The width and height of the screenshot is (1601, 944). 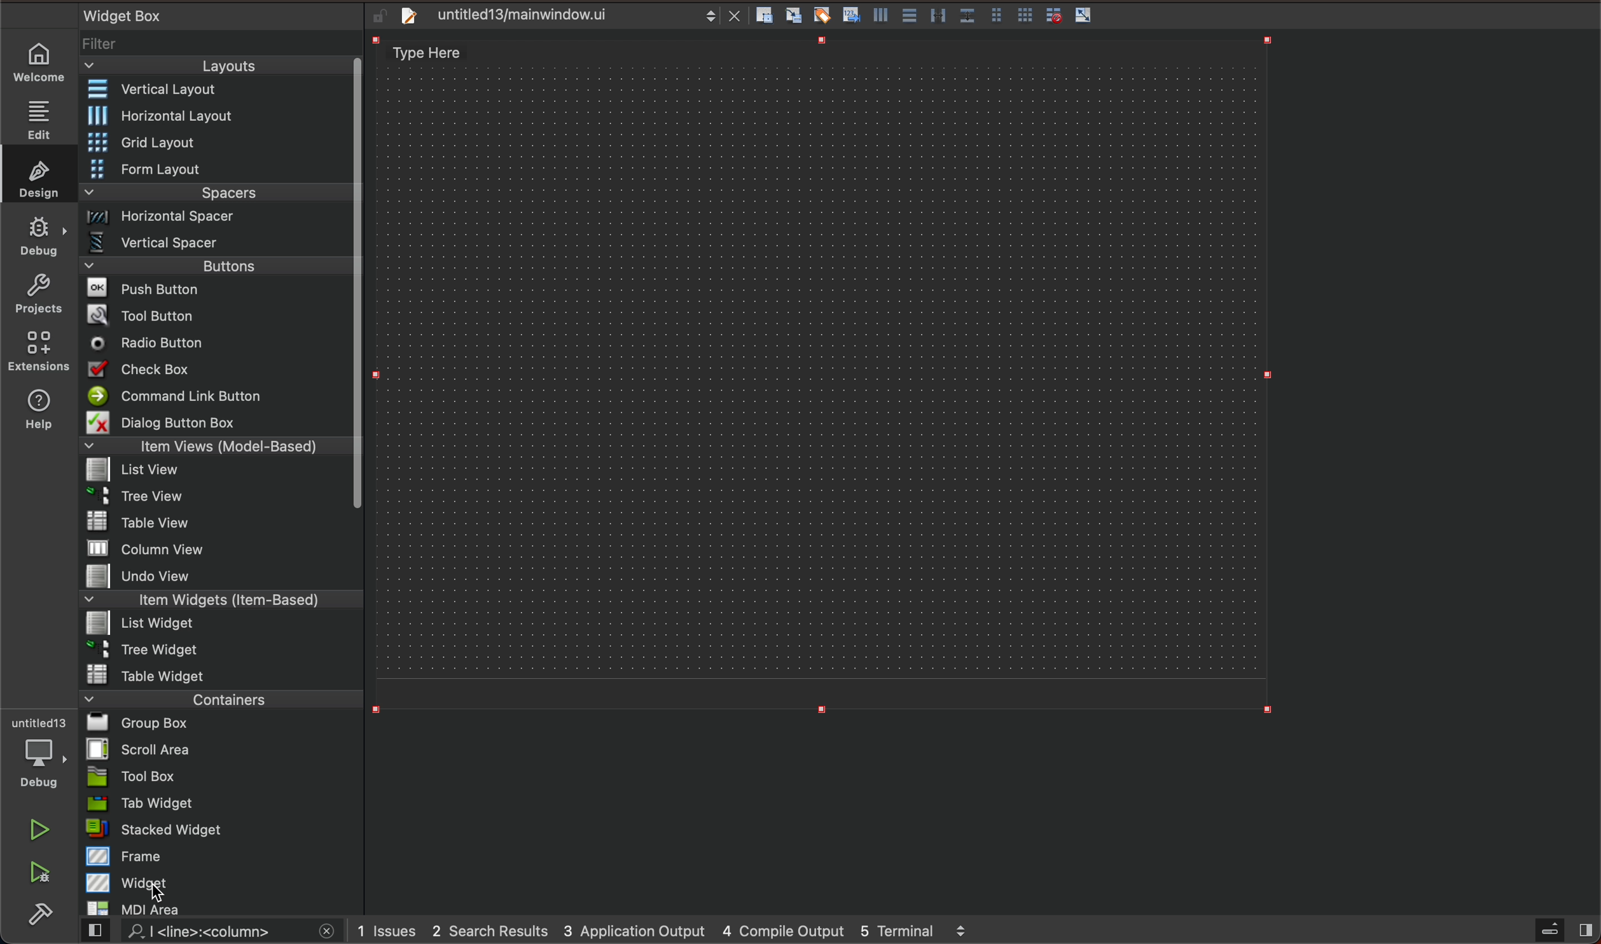 I want to click on list widget, so click(x=217, y=625).